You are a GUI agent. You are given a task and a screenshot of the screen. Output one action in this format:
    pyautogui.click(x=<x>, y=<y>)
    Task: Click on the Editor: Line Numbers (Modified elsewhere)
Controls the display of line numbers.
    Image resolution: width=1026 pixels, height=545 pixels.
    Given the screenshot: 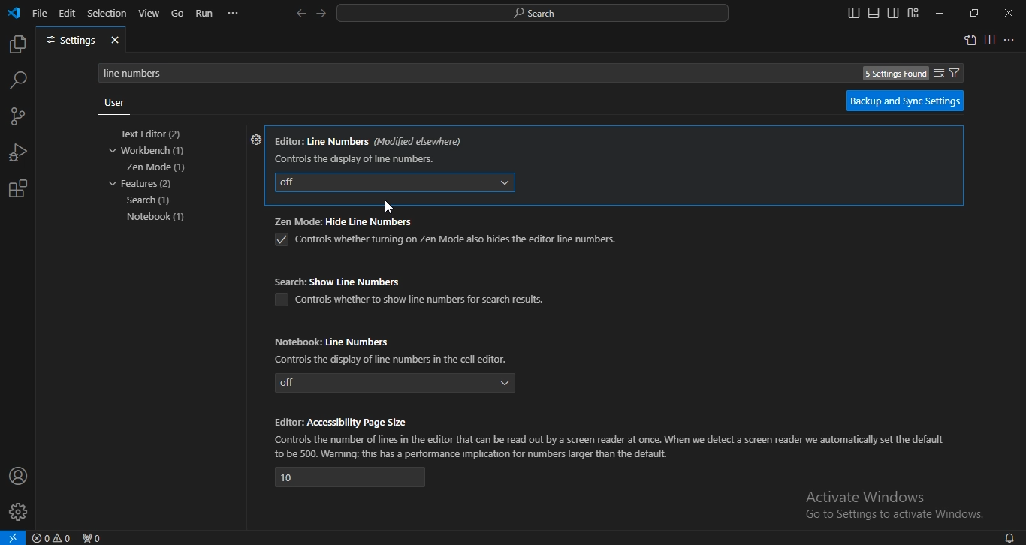 What is the action you would take?
    pyautogui.click(x=370, y=148)
    